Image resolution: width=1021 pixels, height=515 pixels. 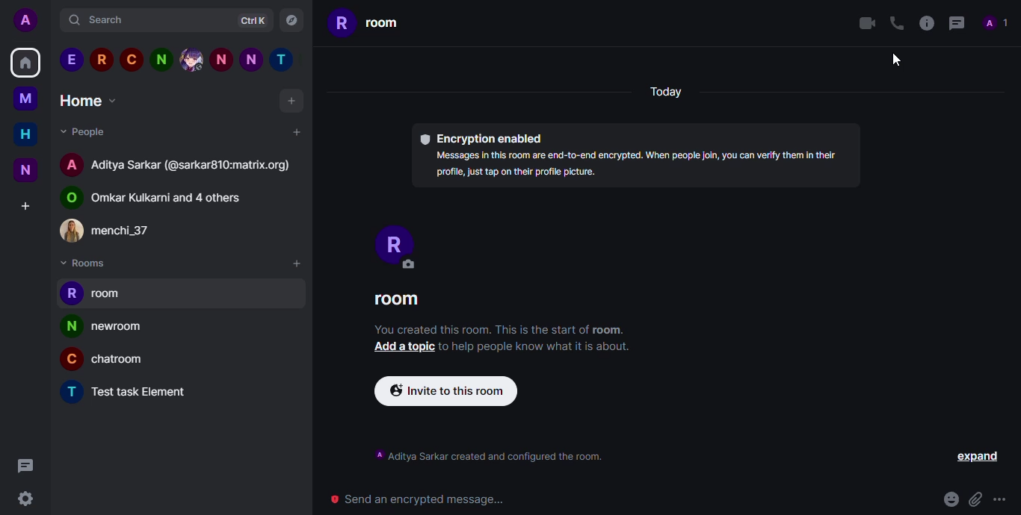 I want to click on Room, so click(x=377, y=24).